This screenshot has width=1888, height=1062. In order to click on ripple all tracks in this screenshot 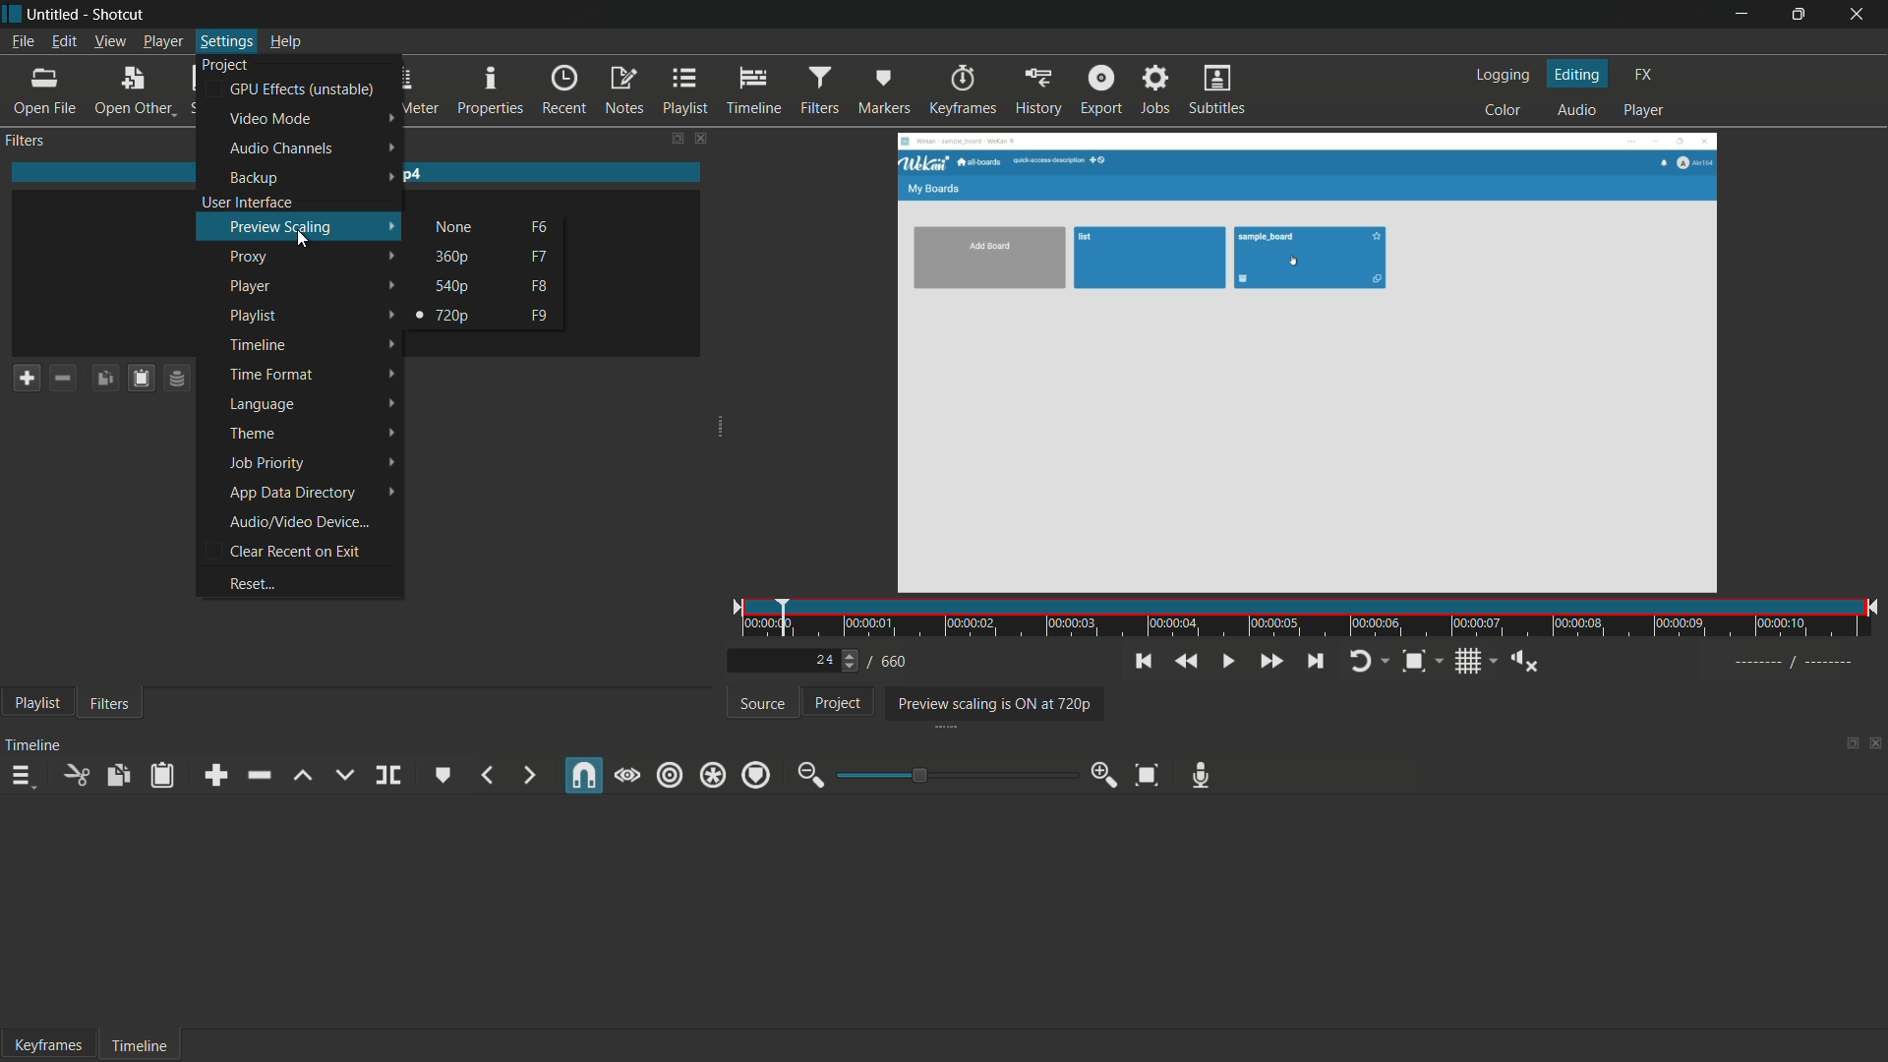, I will do `click(712, 775)`.